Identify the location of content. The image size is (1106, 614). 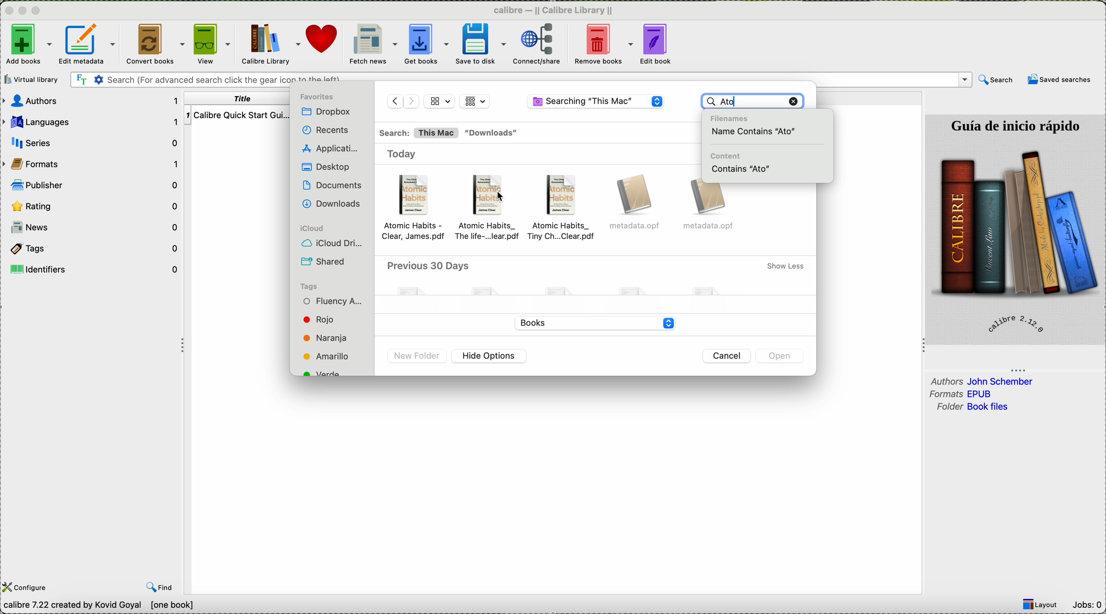
(727, 156).